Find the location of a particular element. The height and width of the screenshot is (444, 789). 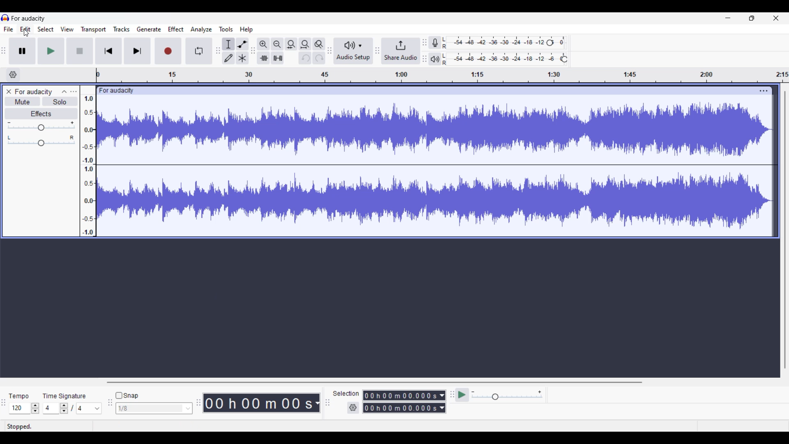

Indicates time signature settings is located at coordinates (65, 396).